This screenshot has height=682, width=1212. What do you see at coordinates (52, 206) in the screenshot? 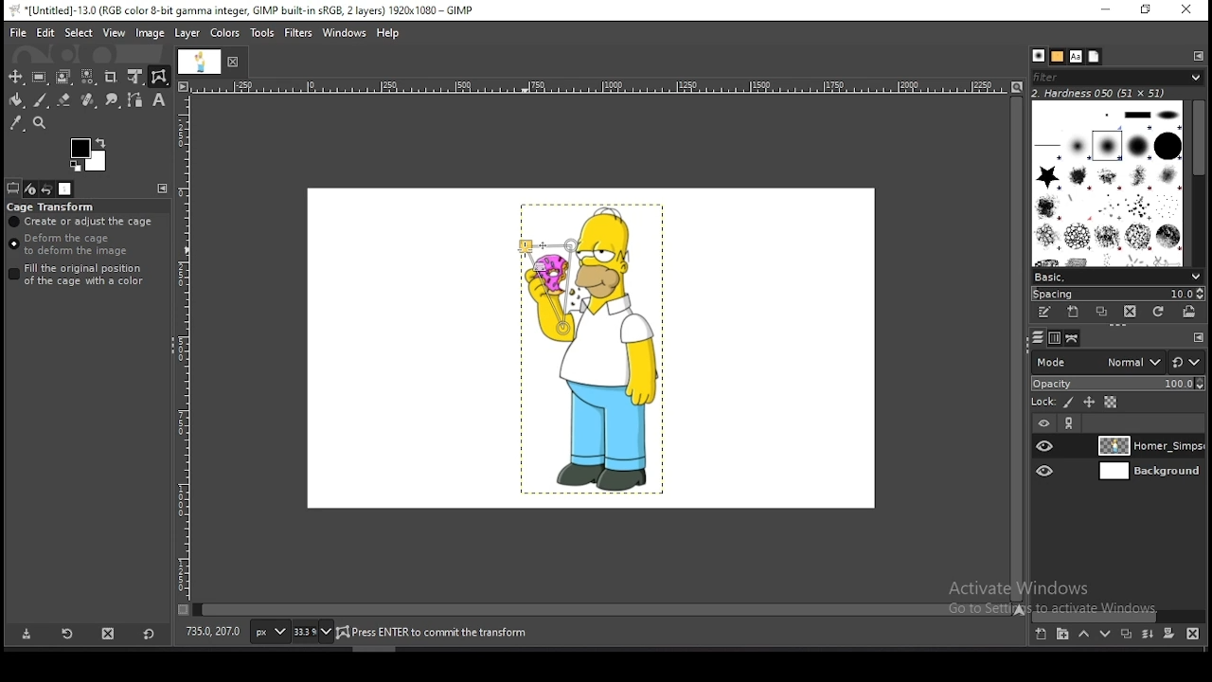
I see `cage transform` at bounding box center [52, 206].